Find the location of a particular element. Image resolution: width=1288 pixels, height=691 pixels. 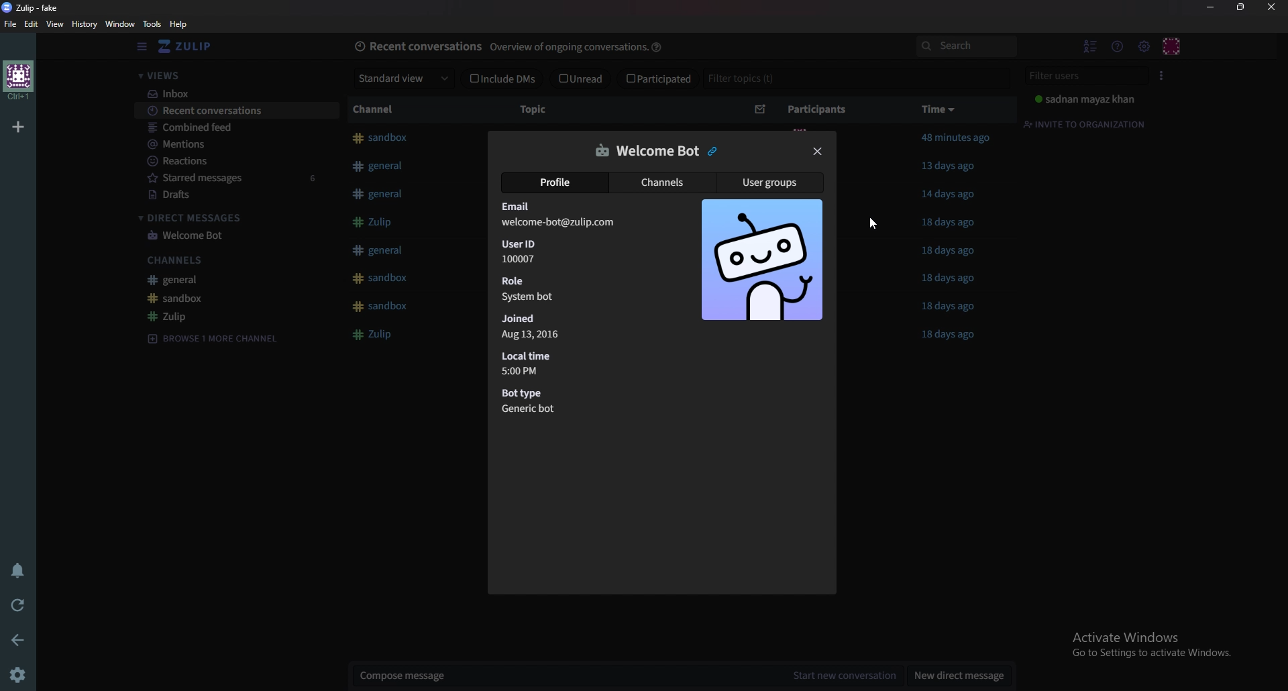

Bot type Generic bot is located at coordinates (533, 402).